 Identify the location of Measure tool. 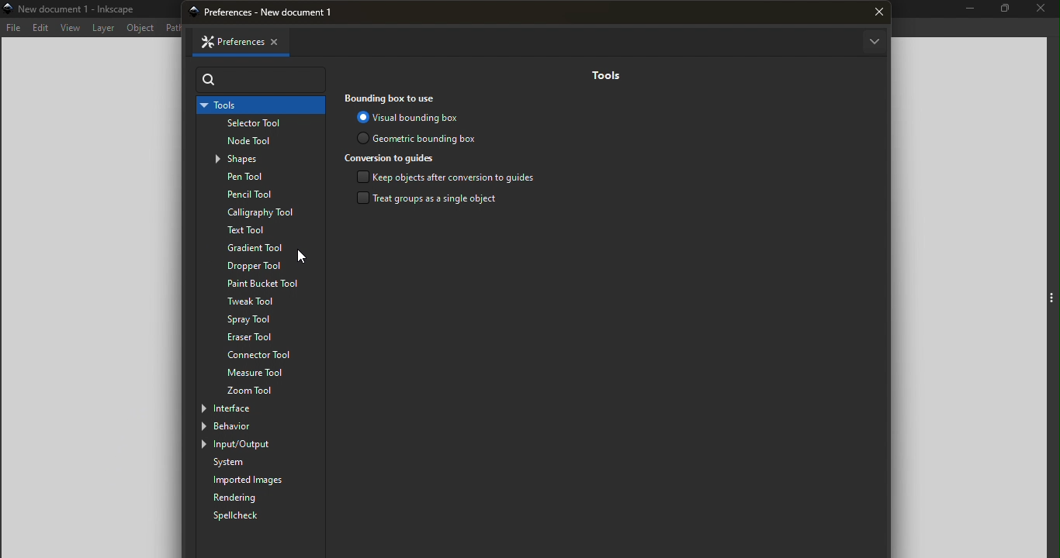
(261, 373).